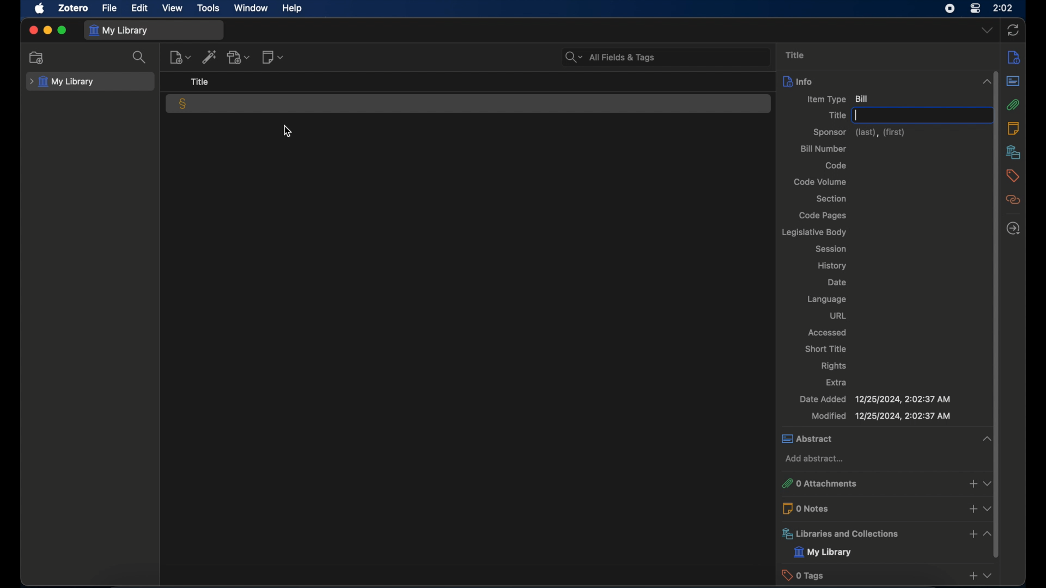 The width and height of the screenshot is (1046, 588). Describe the element at coordinates (831, 249) in the screenshot. I see `session` at that location.